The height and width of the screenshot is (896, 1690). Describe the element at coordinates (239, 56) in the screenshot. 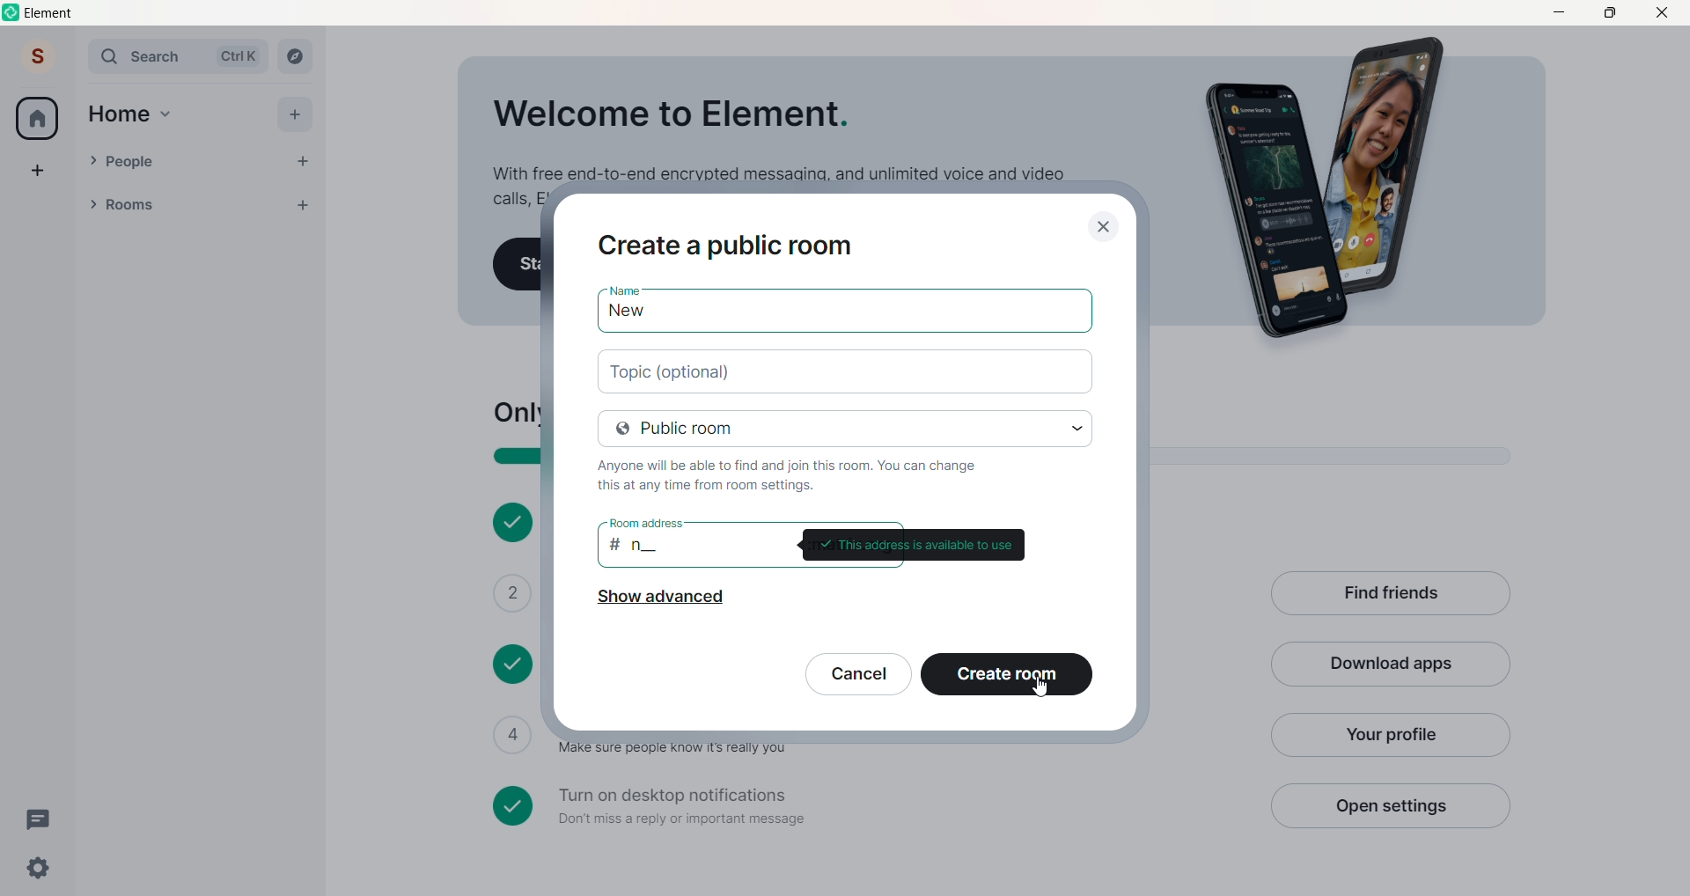

I see `Ctrl K` at that location.